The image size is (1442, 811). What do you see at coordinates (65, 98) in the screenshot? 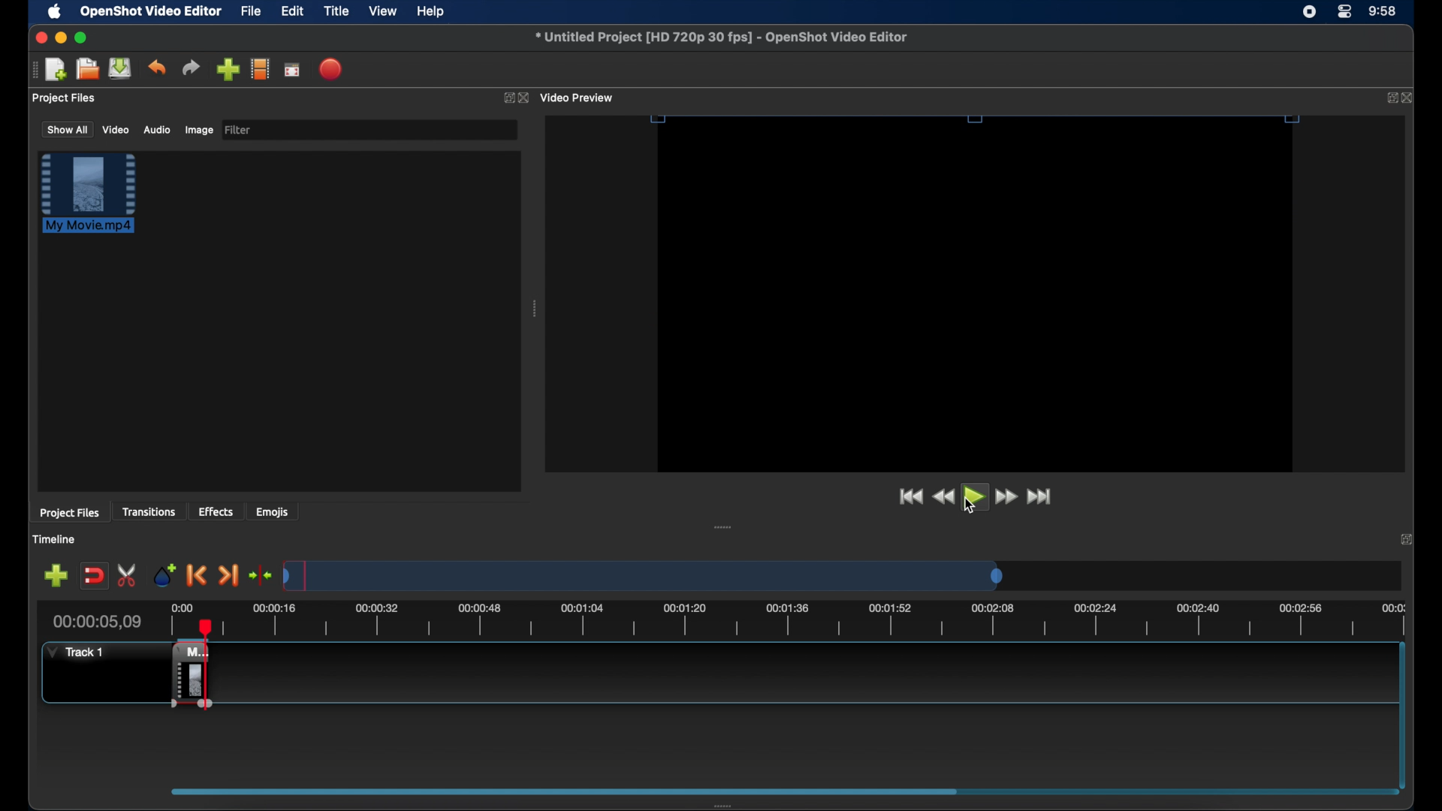
I see `project files` at bounding box center [65, 98].